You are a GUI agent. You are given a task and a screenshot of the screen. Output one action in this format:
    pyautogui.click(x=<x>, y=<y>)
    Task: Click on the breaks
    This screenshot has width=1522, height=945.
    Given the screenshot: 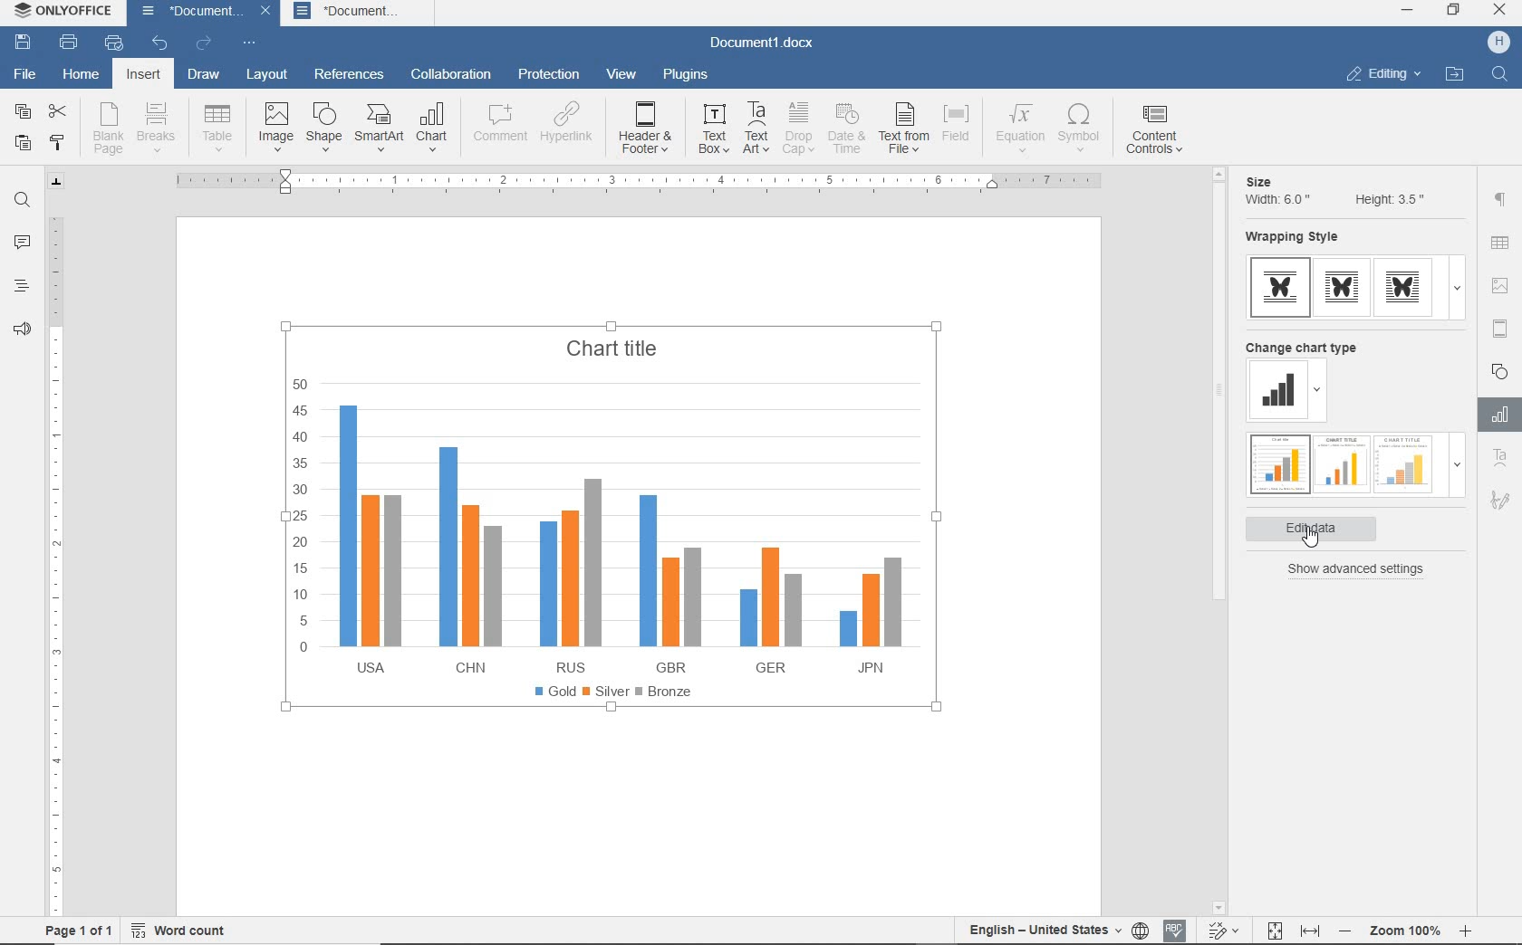 What is the action you would take?
    pyautogui.click(x=159, y=128)
    